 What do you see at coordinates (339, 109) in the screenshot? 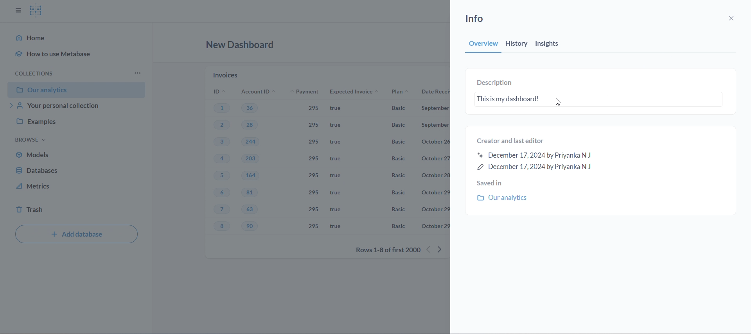
I see `true` at bounding box center [339, 109].